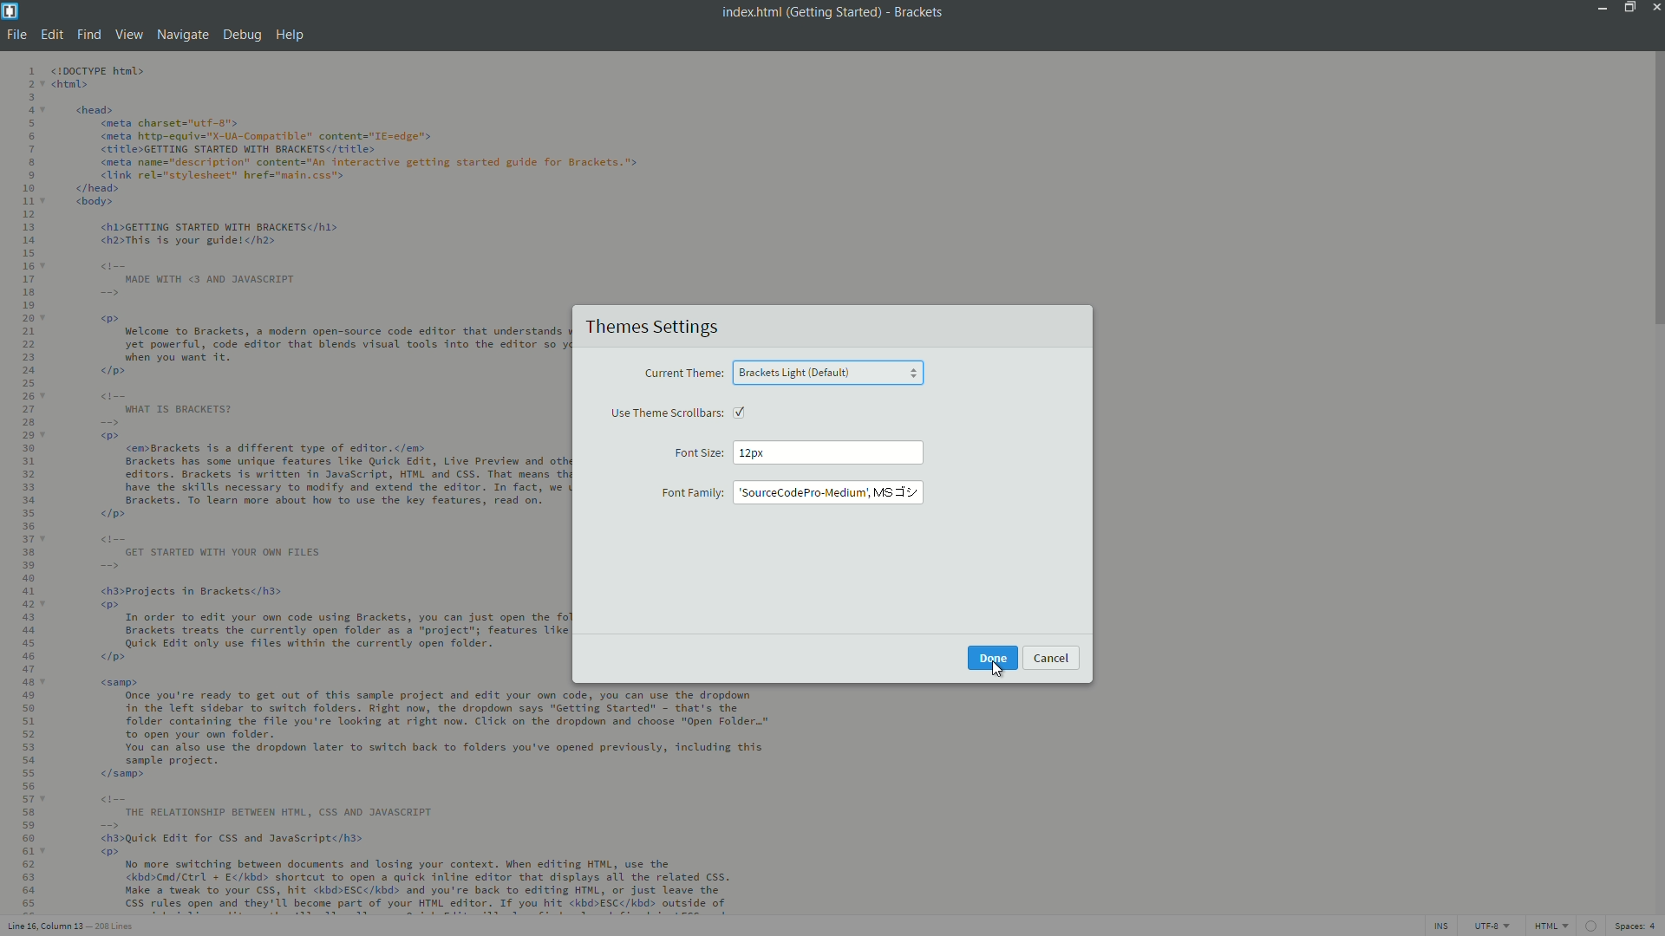  What do you see at coordinates (751, 452) in the screenshot?
I see `12 px` at bounding box center [751, 452].